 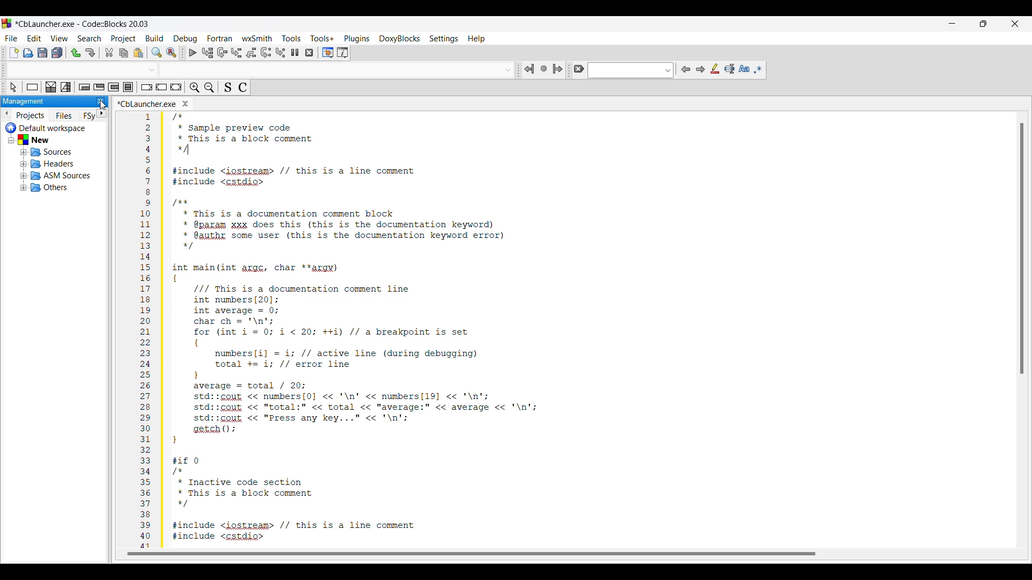 What do you see at coordinates (399, 39) in the screenshot?
I see `DoxyBlocks menu` at bounding box center [399, 39].